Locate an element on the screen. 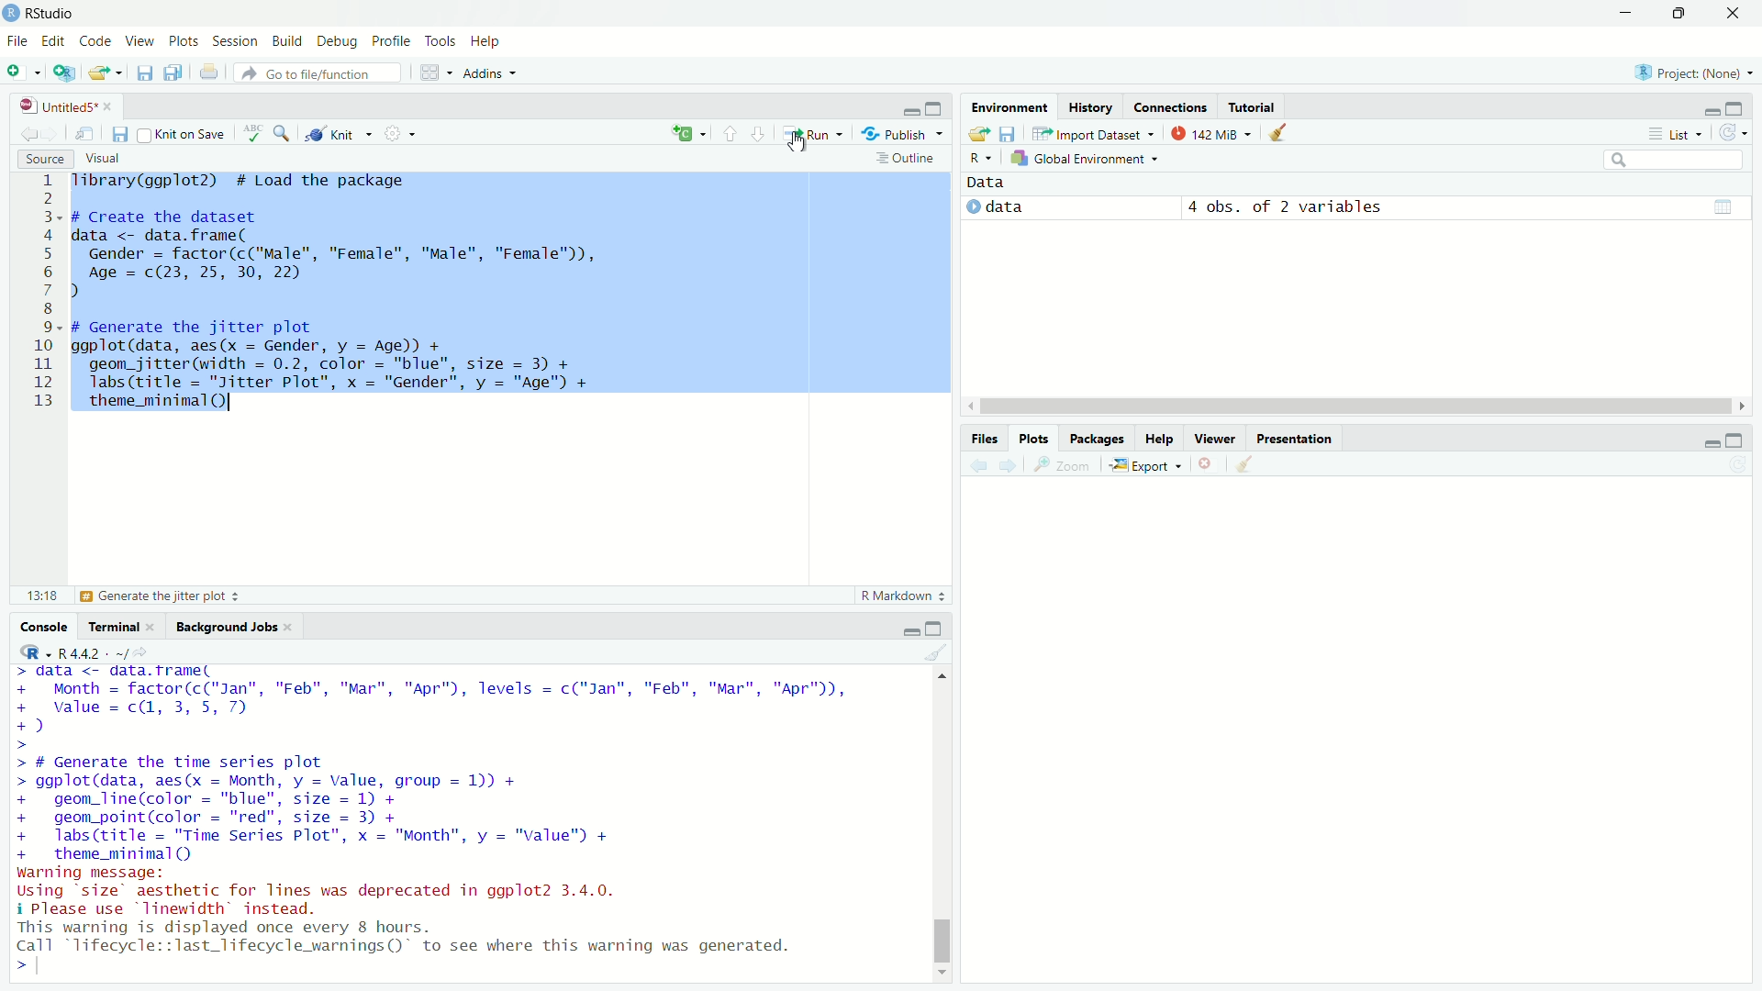  outline is located at coordinates (906, 159).